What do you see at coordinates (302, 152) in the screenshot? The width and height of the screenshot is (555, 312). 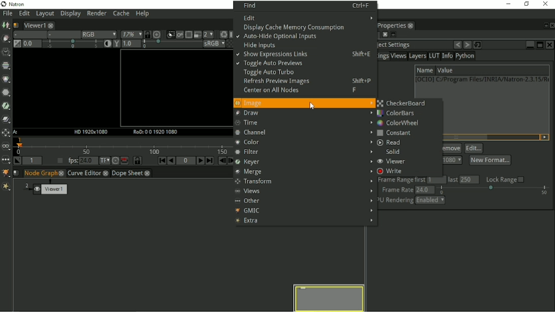 I see `Filter` at bounding box center [302, 152].